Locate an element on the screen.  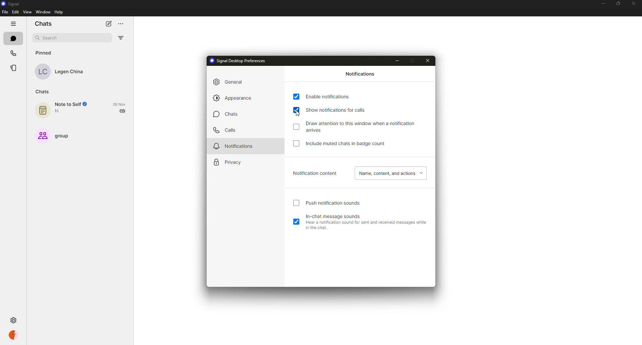
chats is located at coordinates (227, 114).